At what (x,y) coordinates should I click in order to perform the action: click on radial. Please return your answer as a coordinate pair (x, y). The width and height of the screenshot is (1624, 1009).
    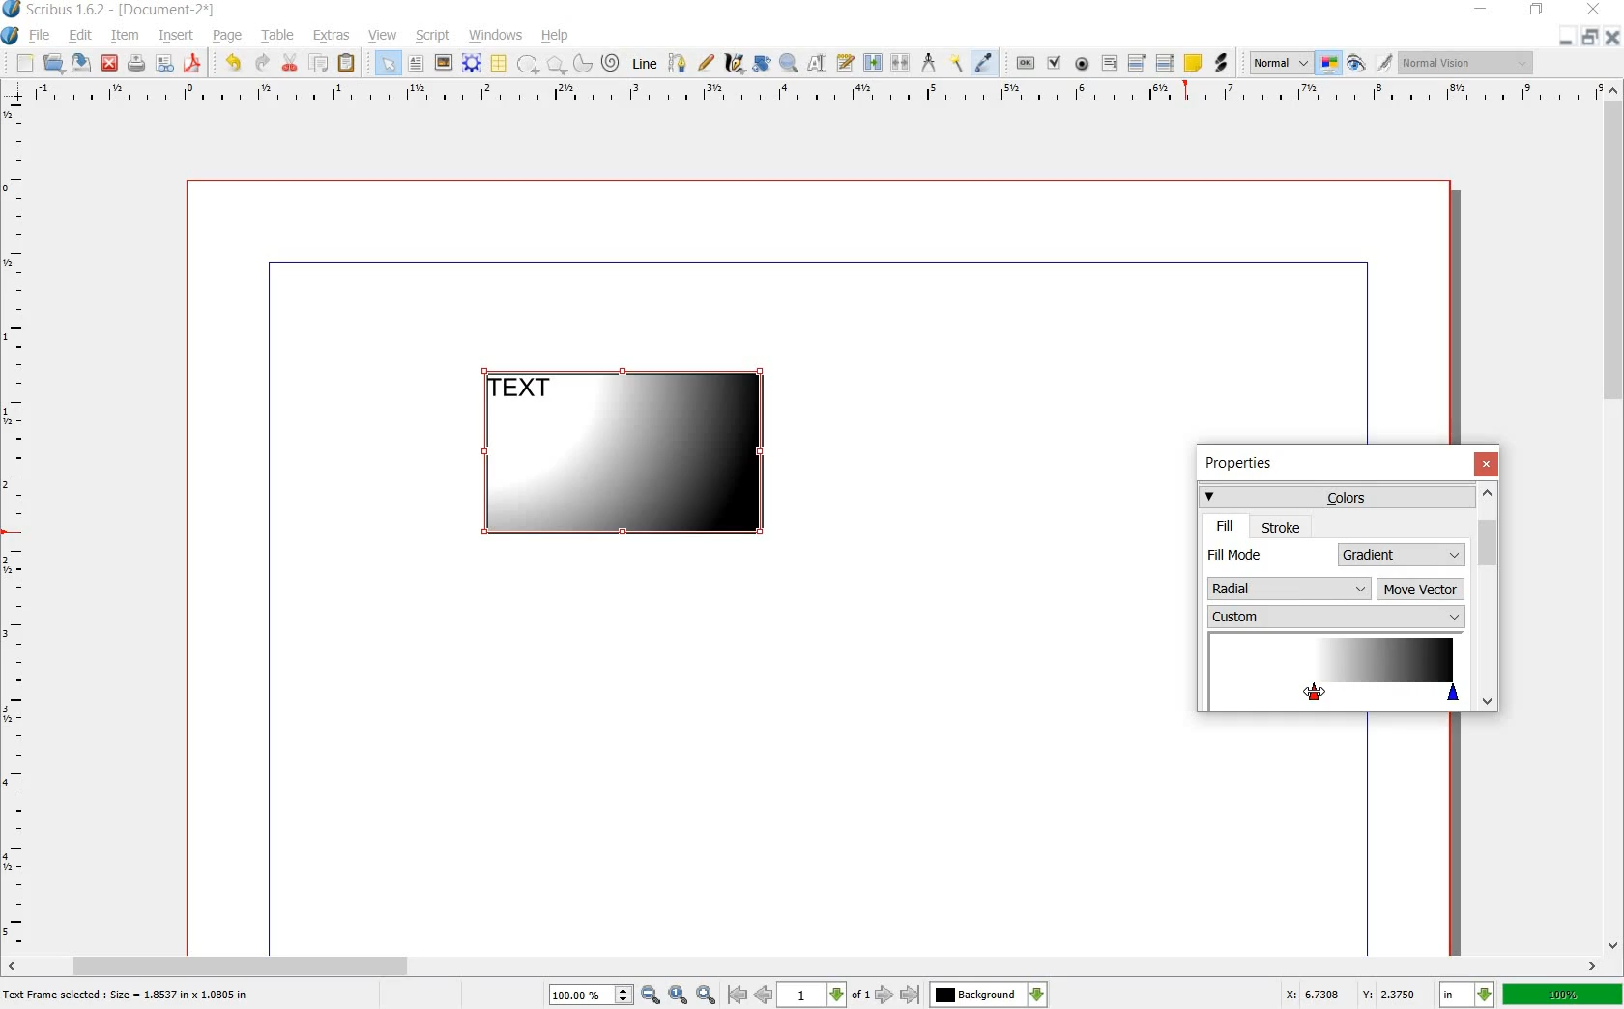
    Looking at the image, I should click on (1290, 586).